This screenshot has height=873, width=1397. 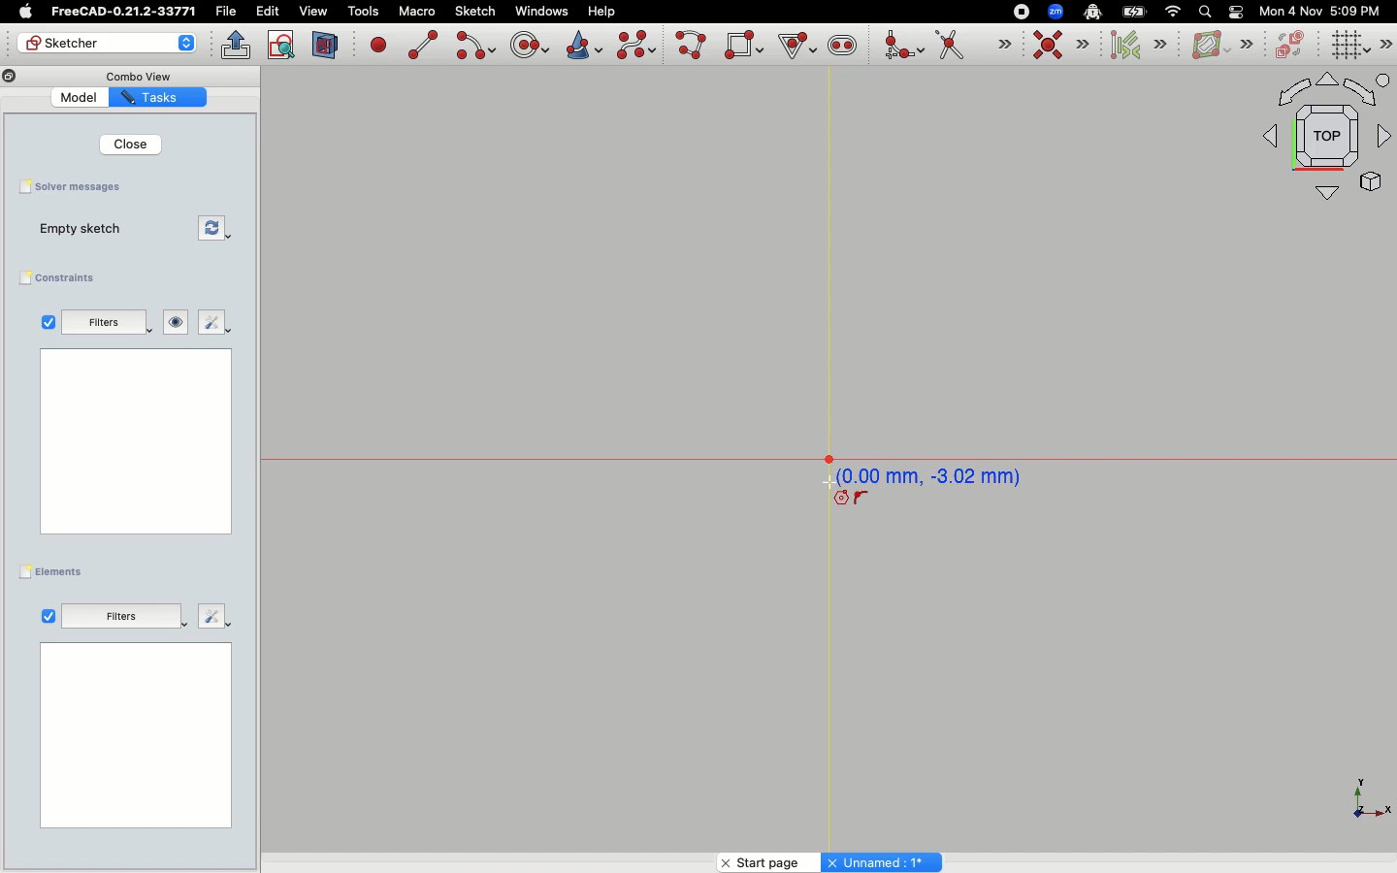 I want to click on Filters, so click(x=123, y=614).